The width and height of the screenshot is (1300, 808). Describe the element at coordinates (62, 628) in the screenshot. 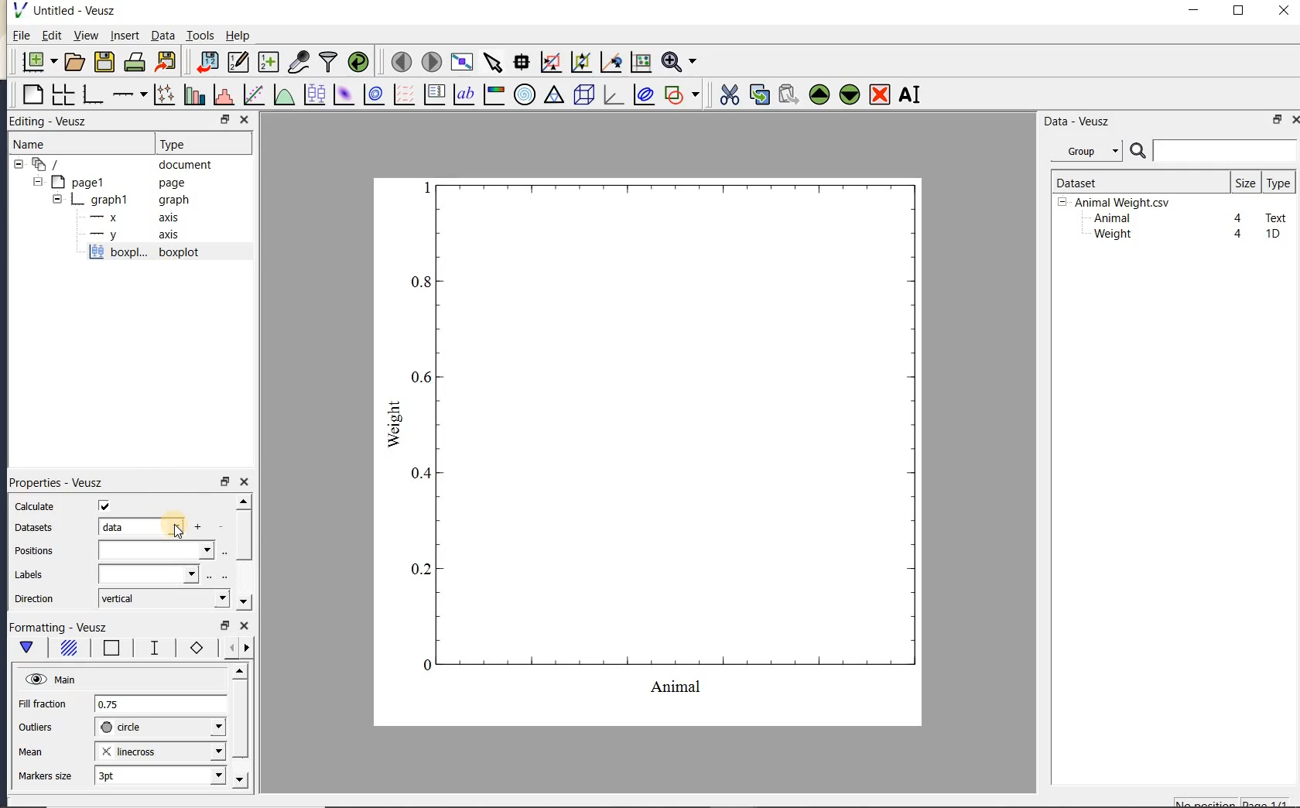

I see `Formatting - Veusz` at that location.